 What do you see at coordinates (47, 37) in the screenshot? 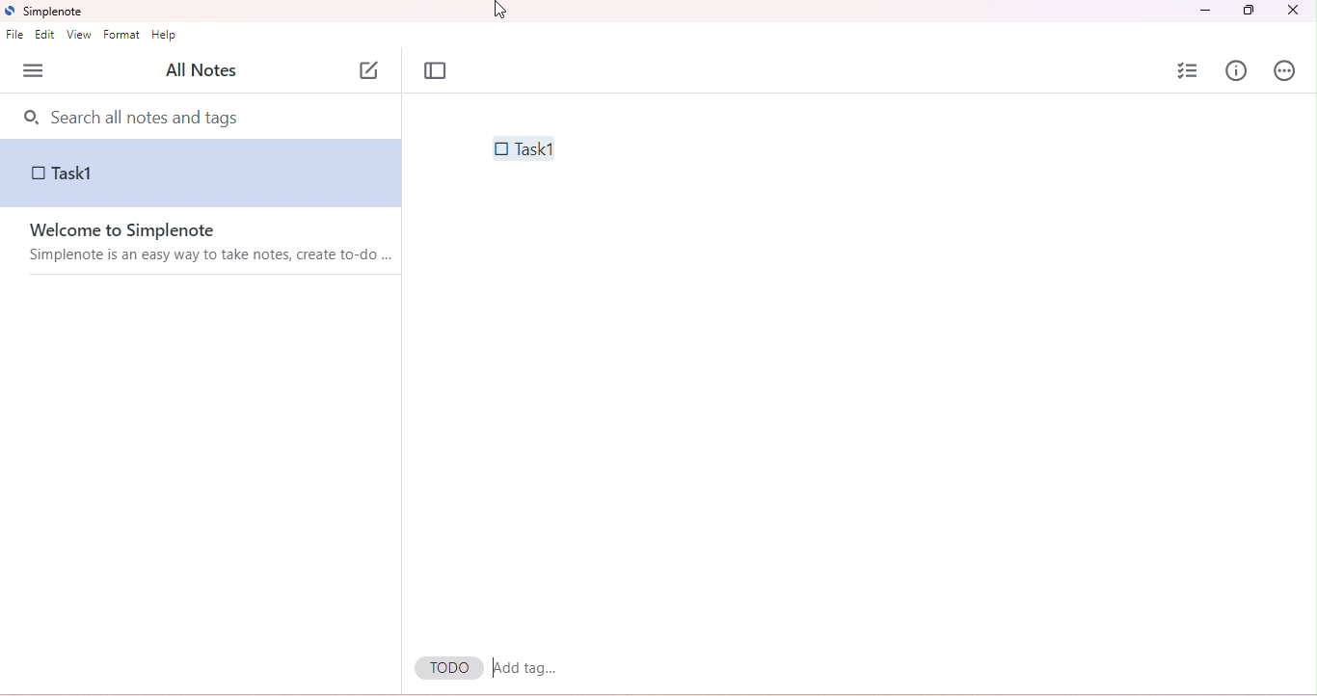
I see `edit` at bounding box center [47, 37].